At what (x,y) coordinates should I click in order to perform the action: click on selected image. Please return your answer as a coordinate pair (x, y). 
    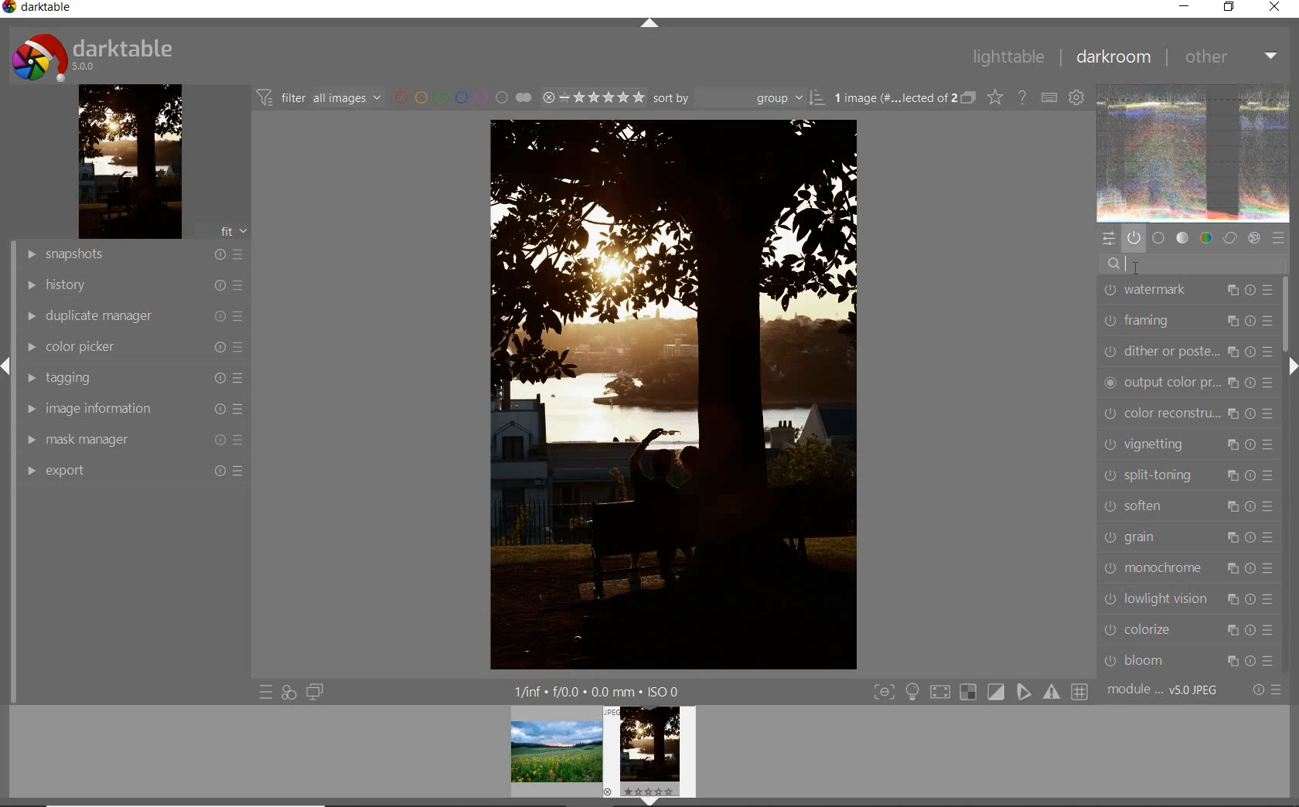
    Looking at the image, I should click on (656, 396).